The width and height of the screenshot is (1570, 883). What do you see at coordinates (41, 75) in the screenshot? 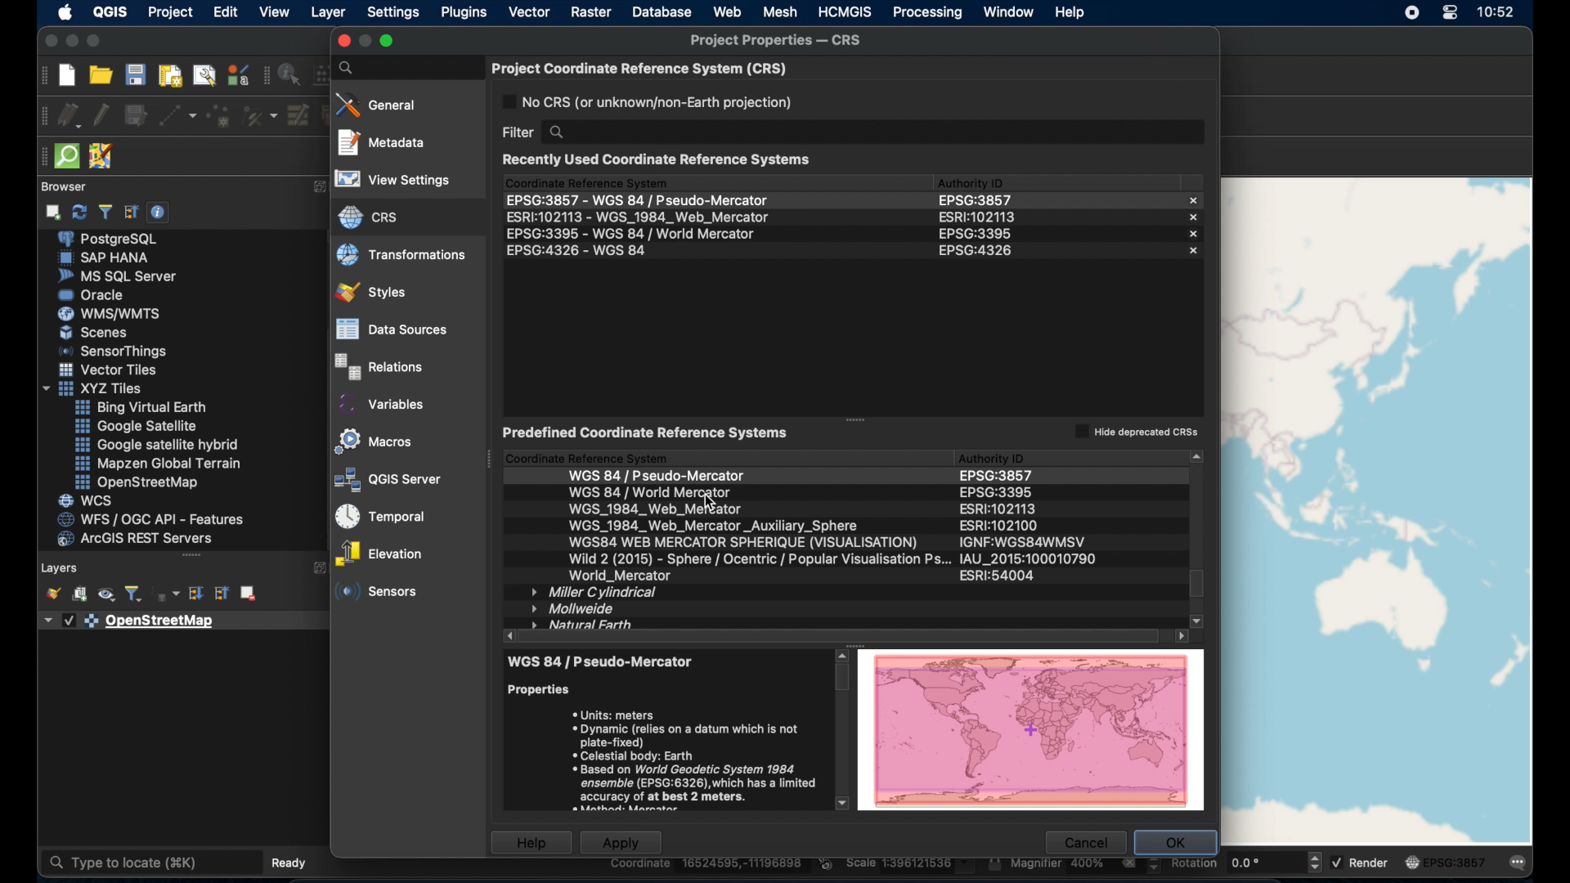
I see `project toolbar` at bounding box center [41, 75].